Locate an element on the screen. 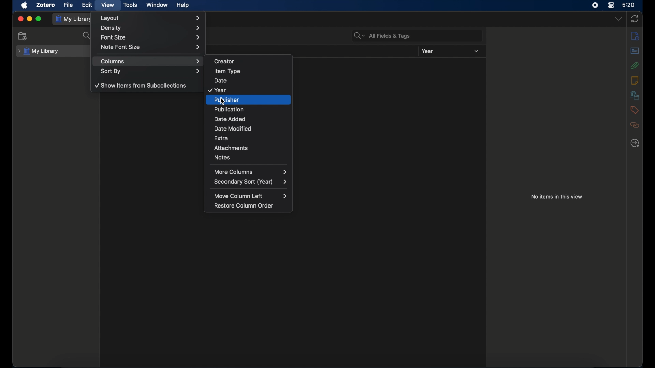 Image resolution: width=655 pixels, height=368 pixels. apple icon is located at coordinates (24, 5).